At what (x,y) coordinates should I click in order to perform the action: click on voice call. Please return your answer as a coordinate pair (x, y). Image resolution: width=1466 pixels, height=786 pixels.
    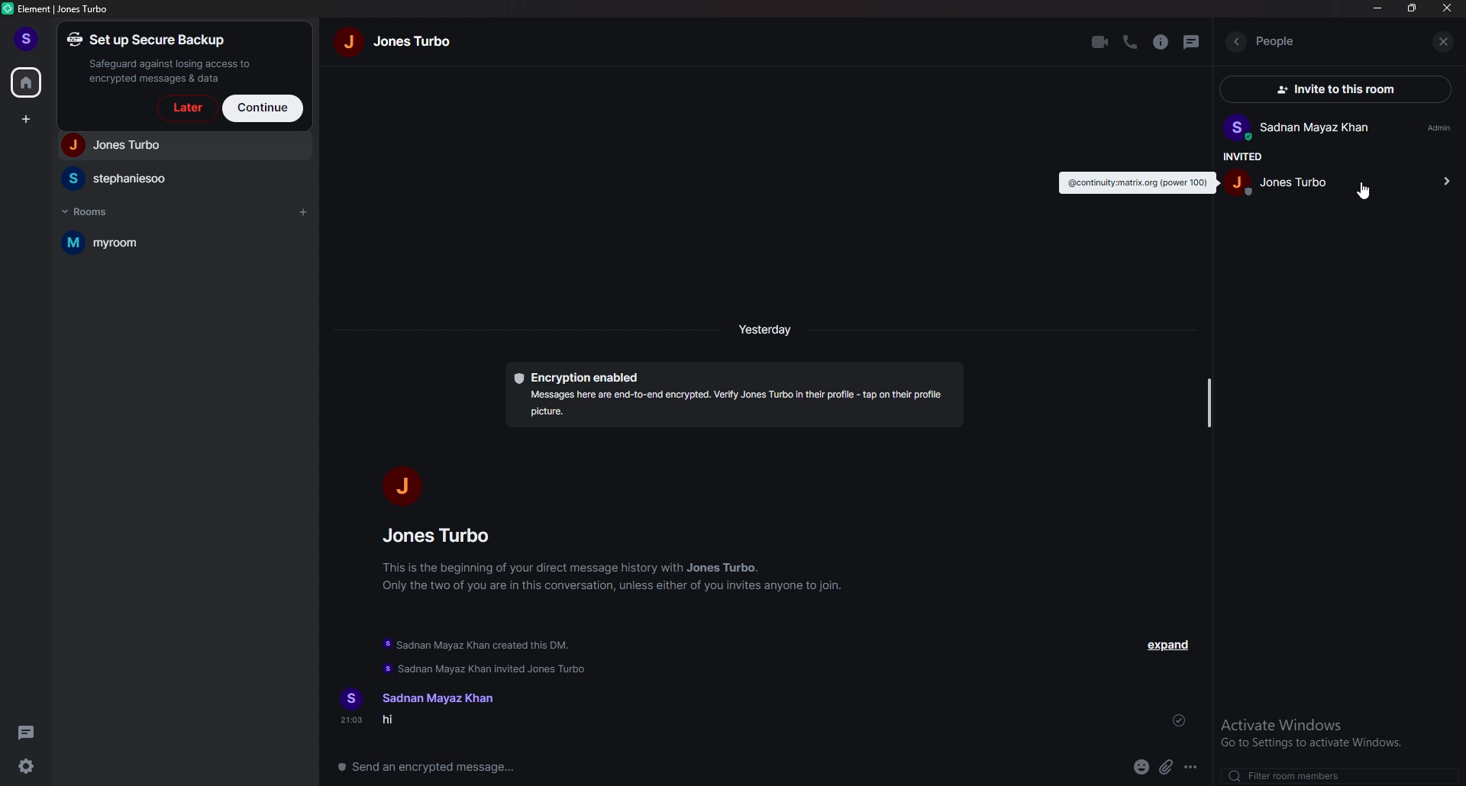
    Looking at the image, I should click on (1129, 43).